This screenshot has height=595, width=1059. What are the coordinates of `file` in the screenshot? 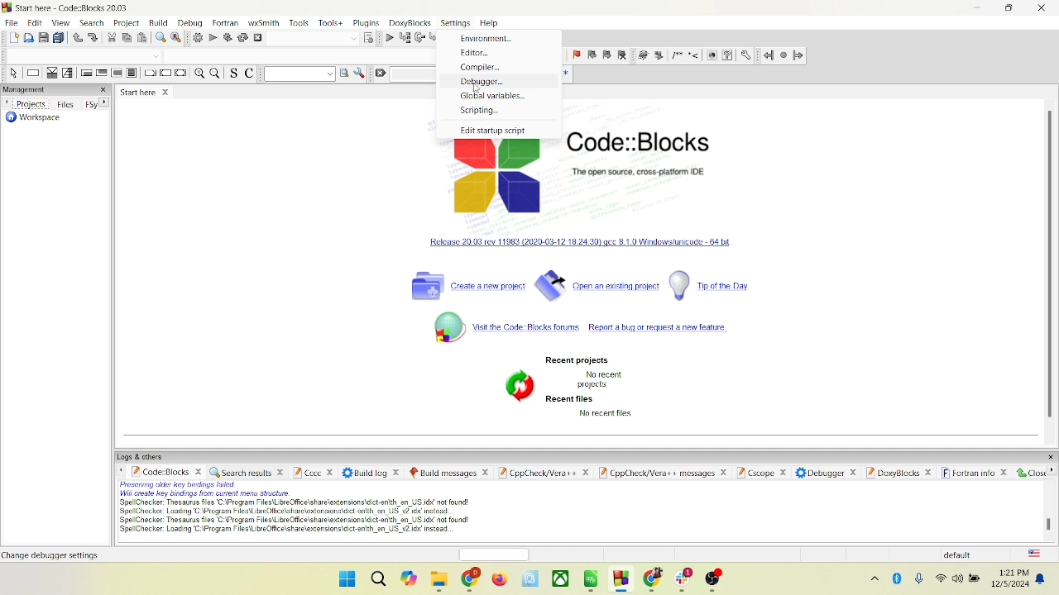 It's located at (13, 22).